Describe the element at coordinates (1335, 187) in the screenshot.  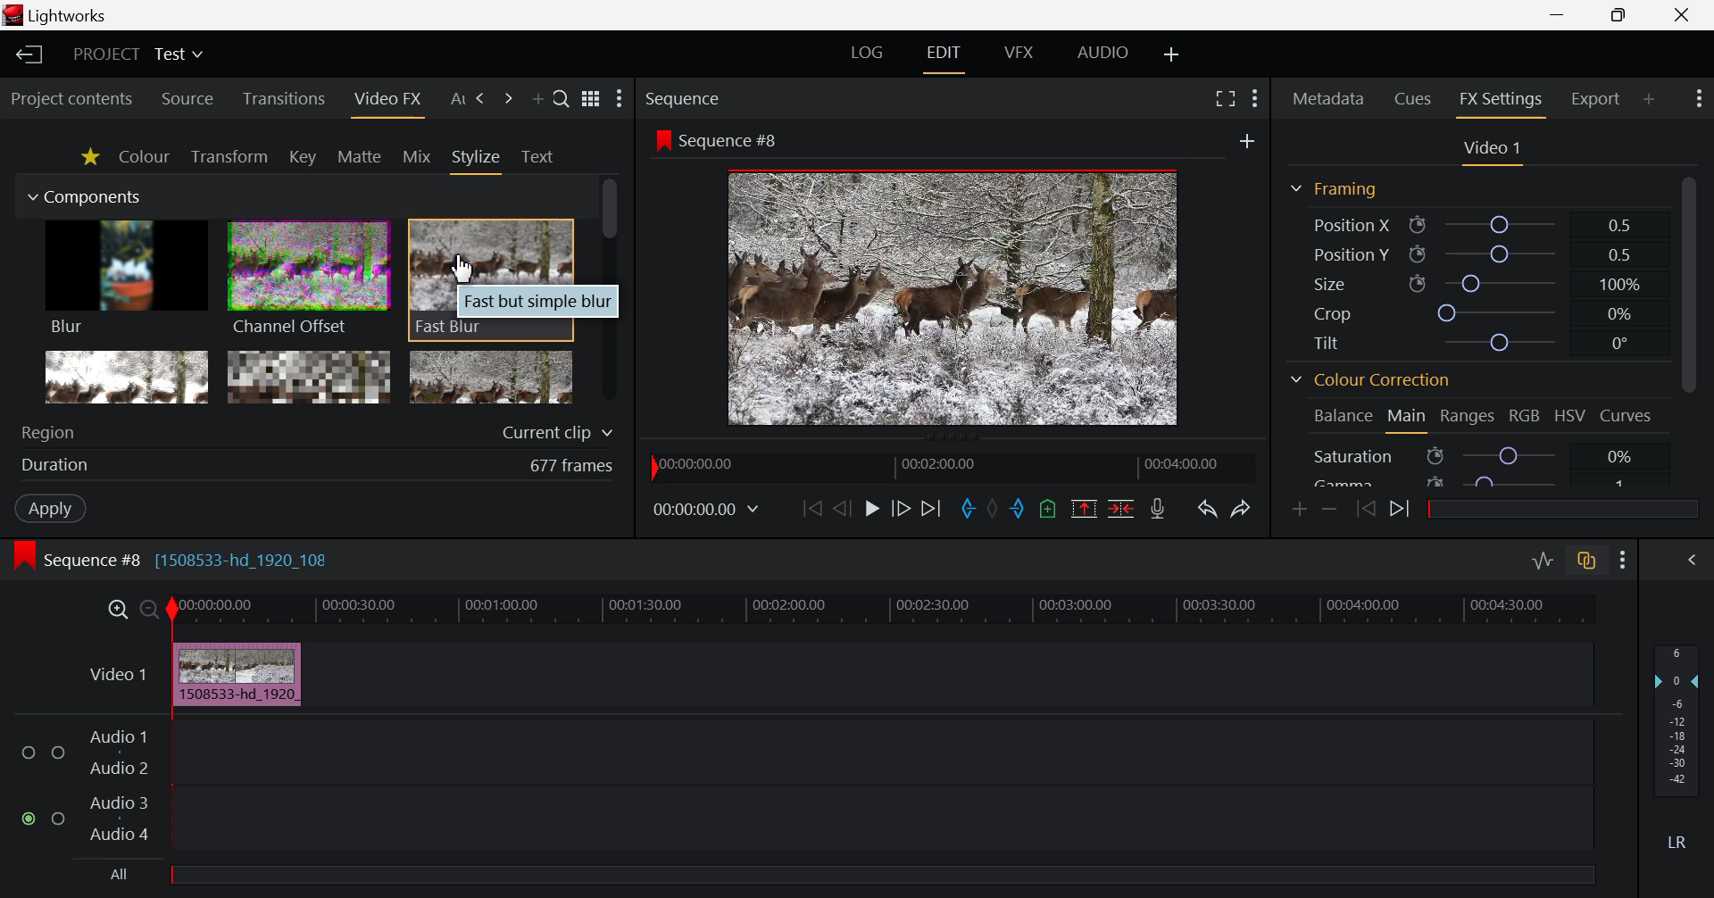
I see `Framing Section` at that location.